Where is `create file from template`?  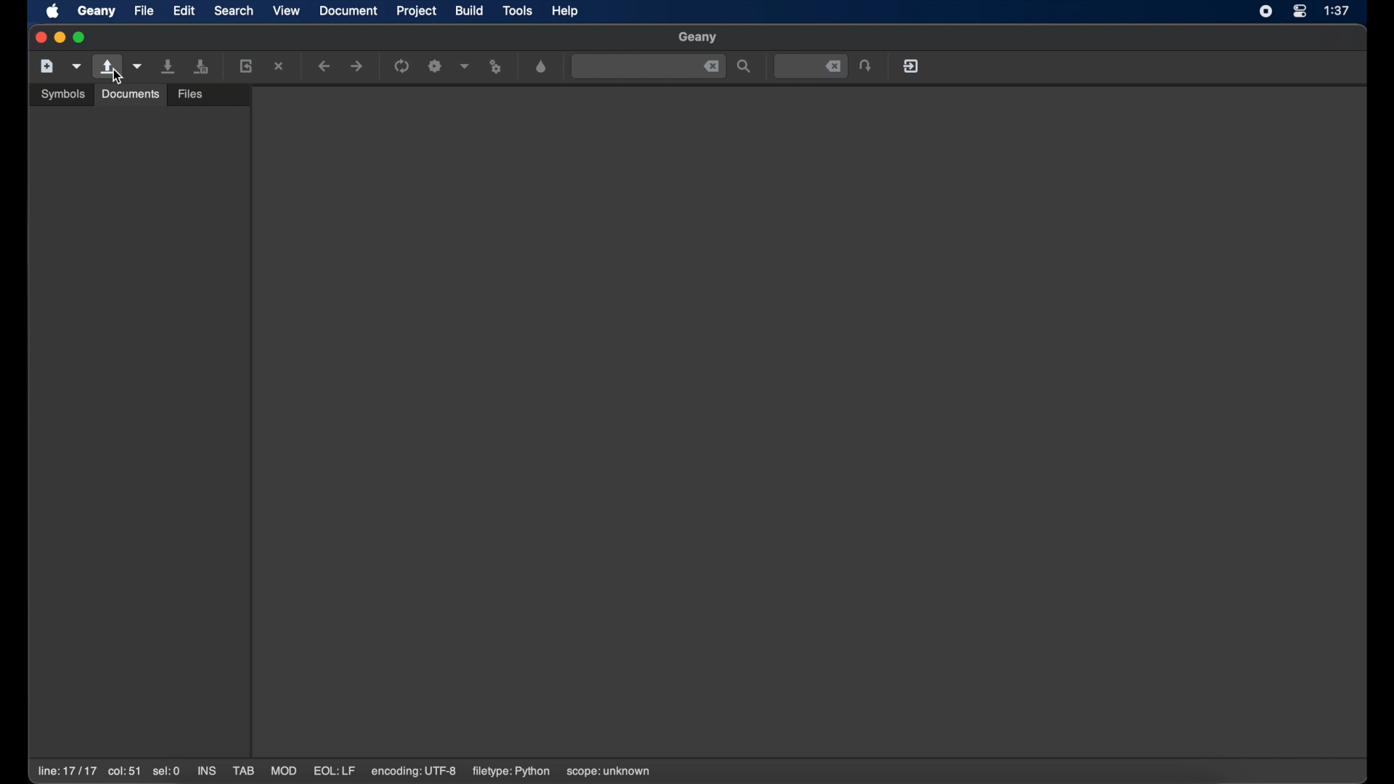 create file from template is located at coordinates (77, 66).